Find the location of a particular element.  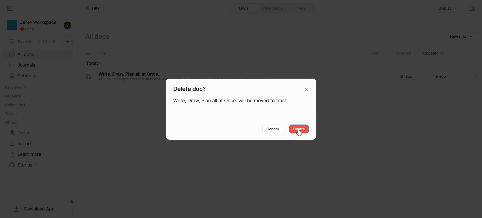

Title is located at coordinates (227, 54).